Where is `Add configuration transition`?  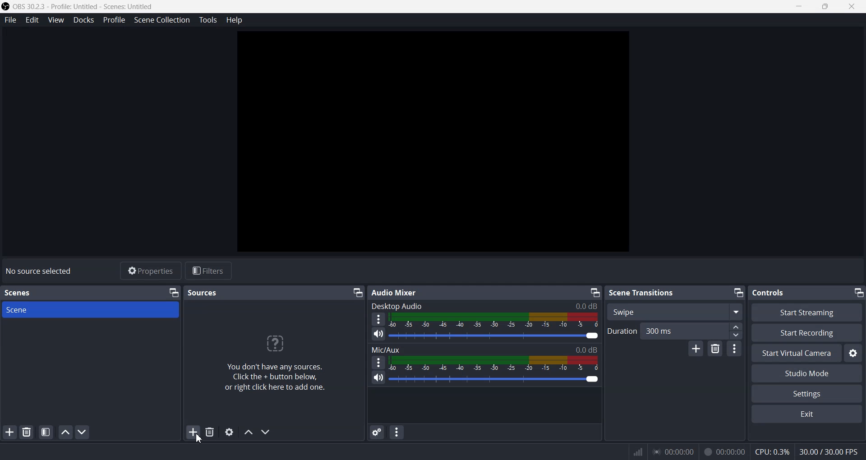 Add configuration transition is located at coordinates (696, 349).